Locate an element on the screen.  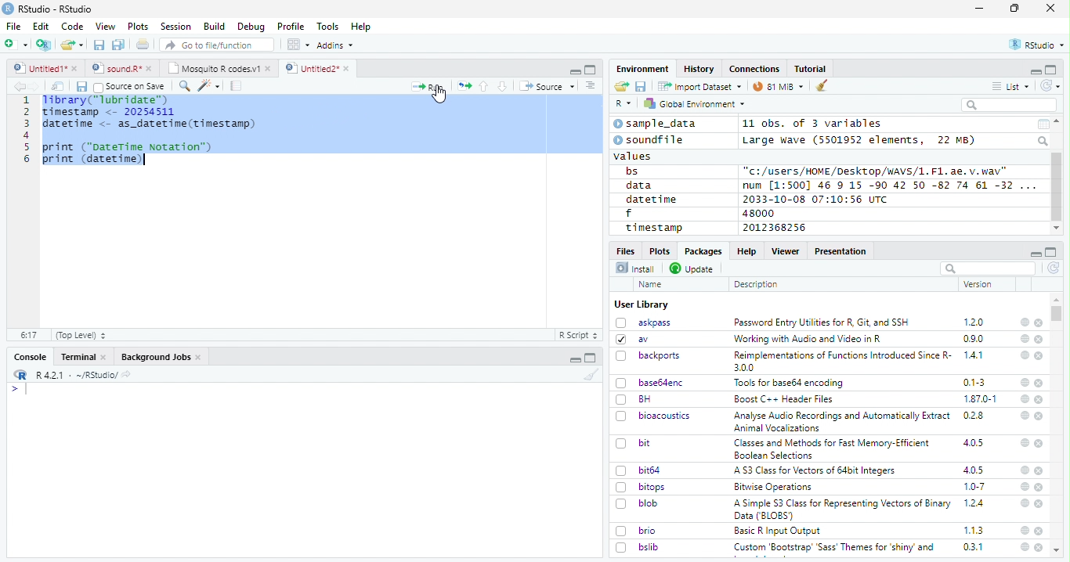
Boost C++ Header Files is located at coordinates (782, 400).